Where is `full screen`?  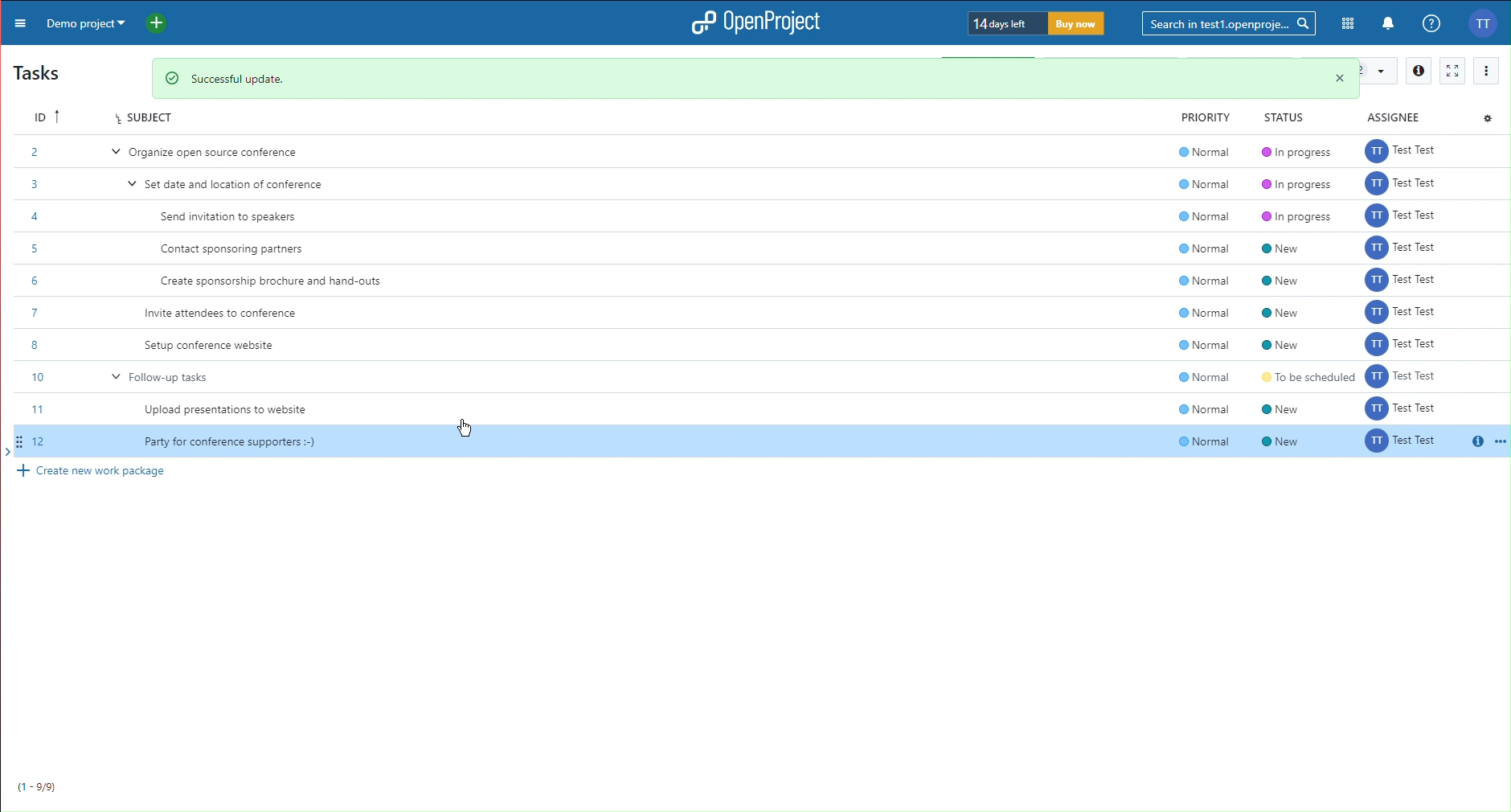 full screen is located at coordinates (1452, 69).